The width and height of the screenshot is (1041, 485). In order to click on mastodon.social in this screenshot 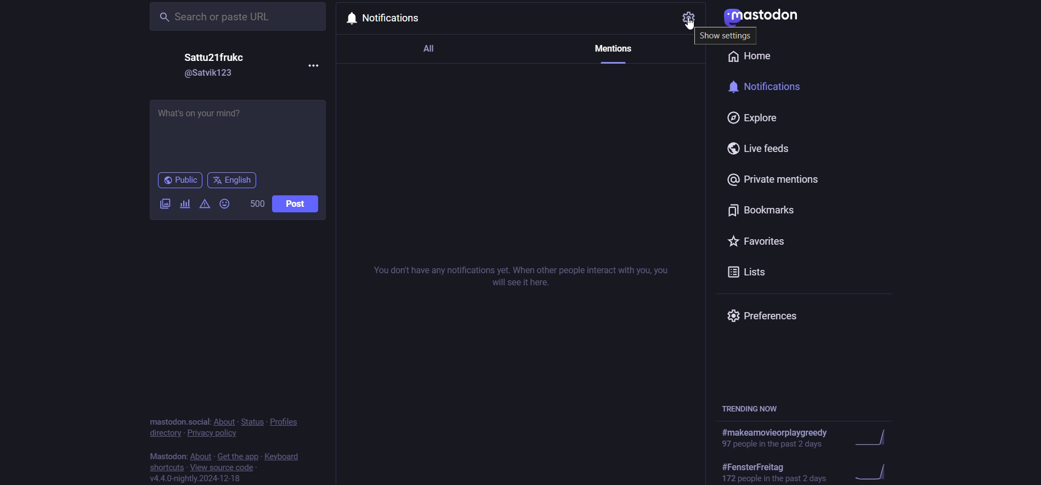, I will do `click(176, 422)`.